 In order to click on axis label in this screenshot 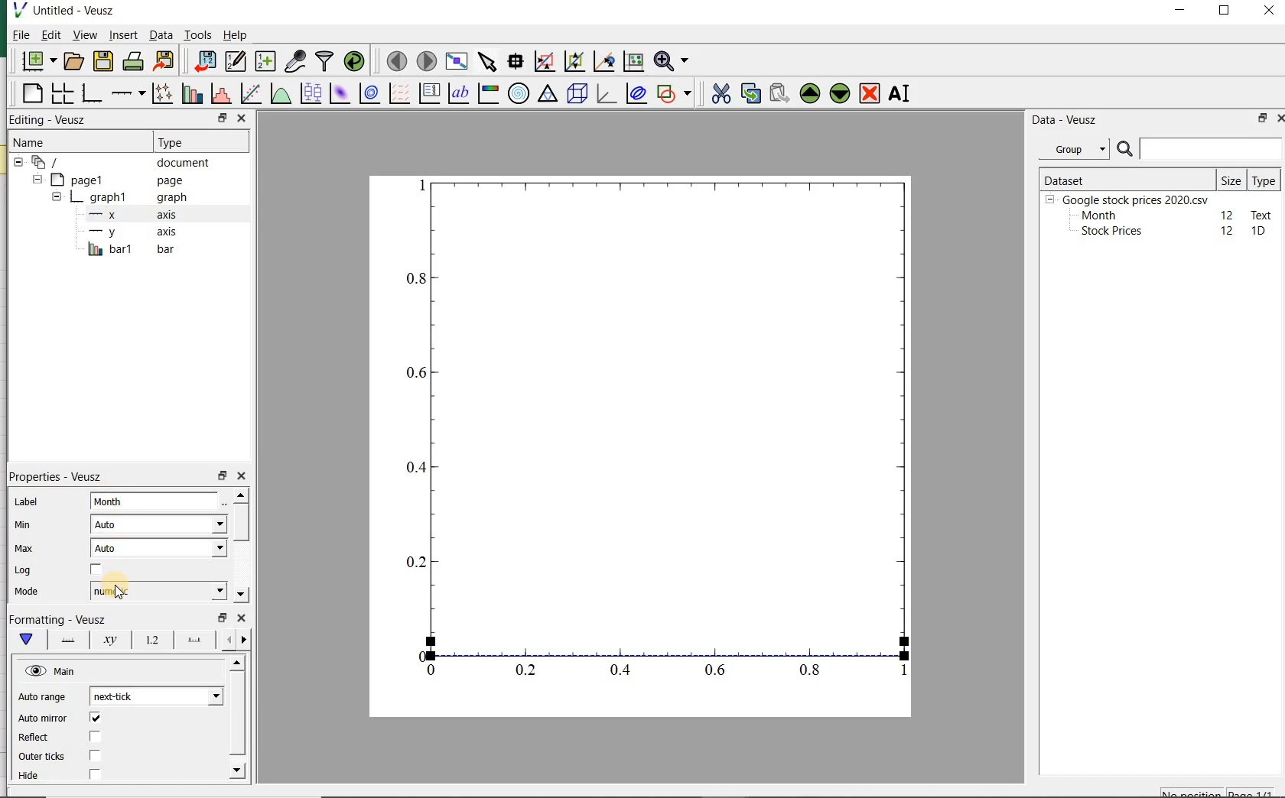, I will do `click(108, 639)`.